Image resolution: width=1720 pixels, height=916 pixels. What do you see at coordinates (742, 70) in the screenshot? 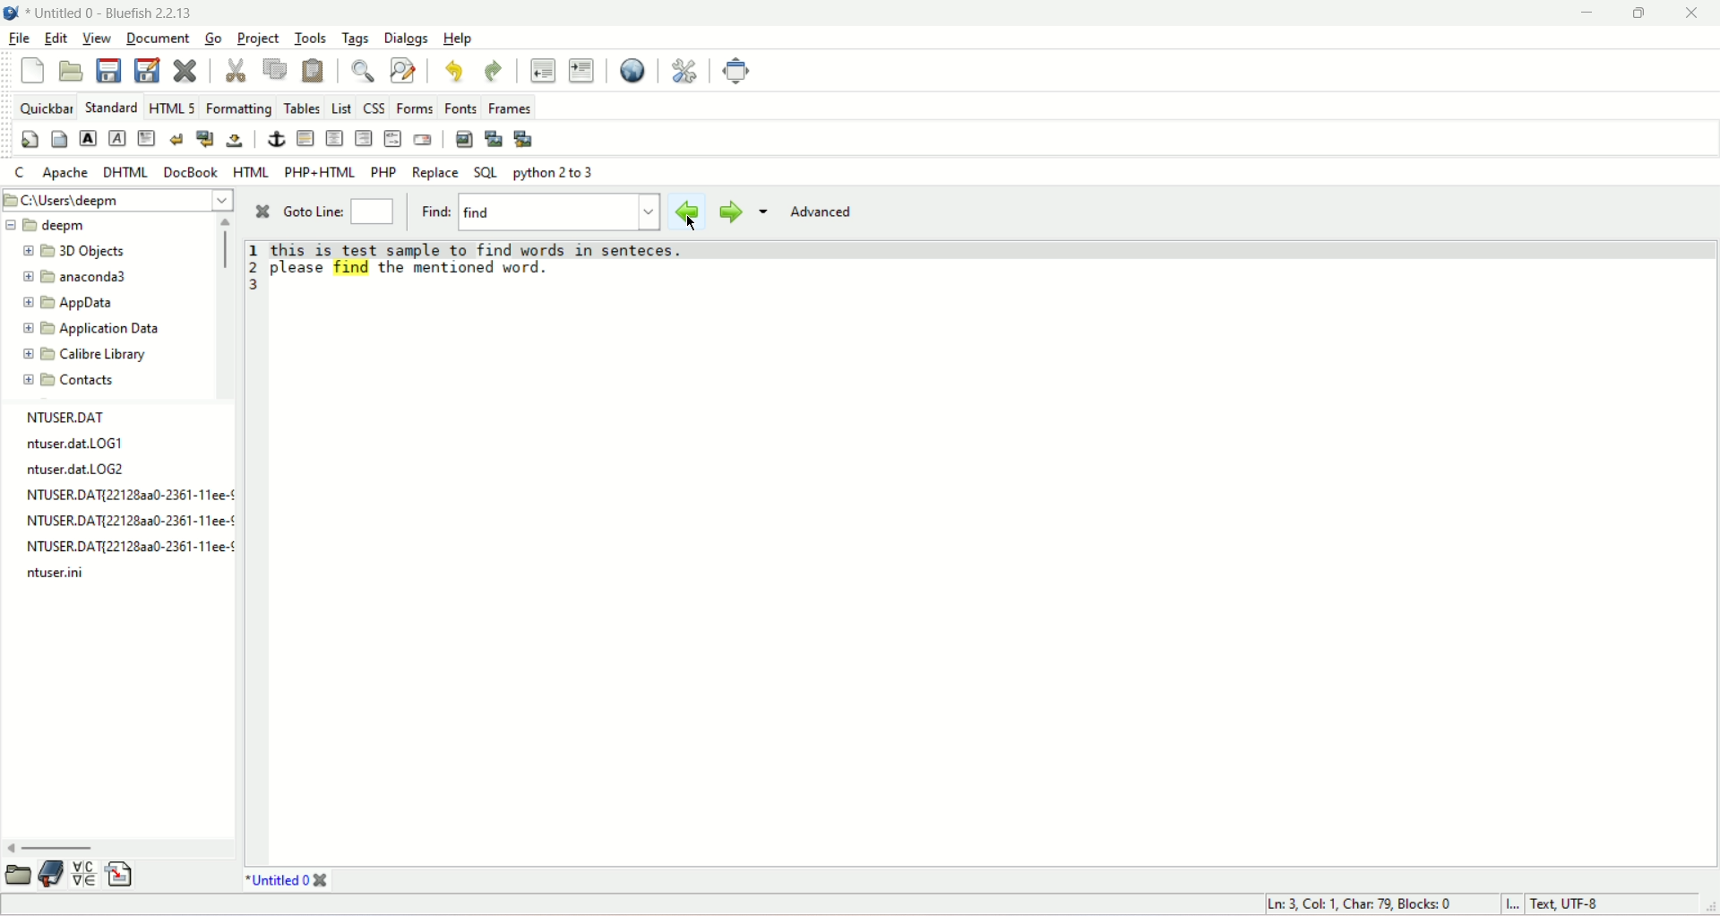
I see `fullscreen` at bounding box center [742, 70].